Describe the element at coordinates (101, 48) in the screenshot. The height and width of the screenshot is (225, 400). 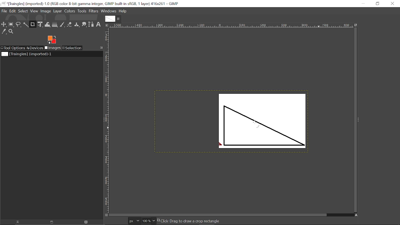
I see `Configure this tab` at that location.